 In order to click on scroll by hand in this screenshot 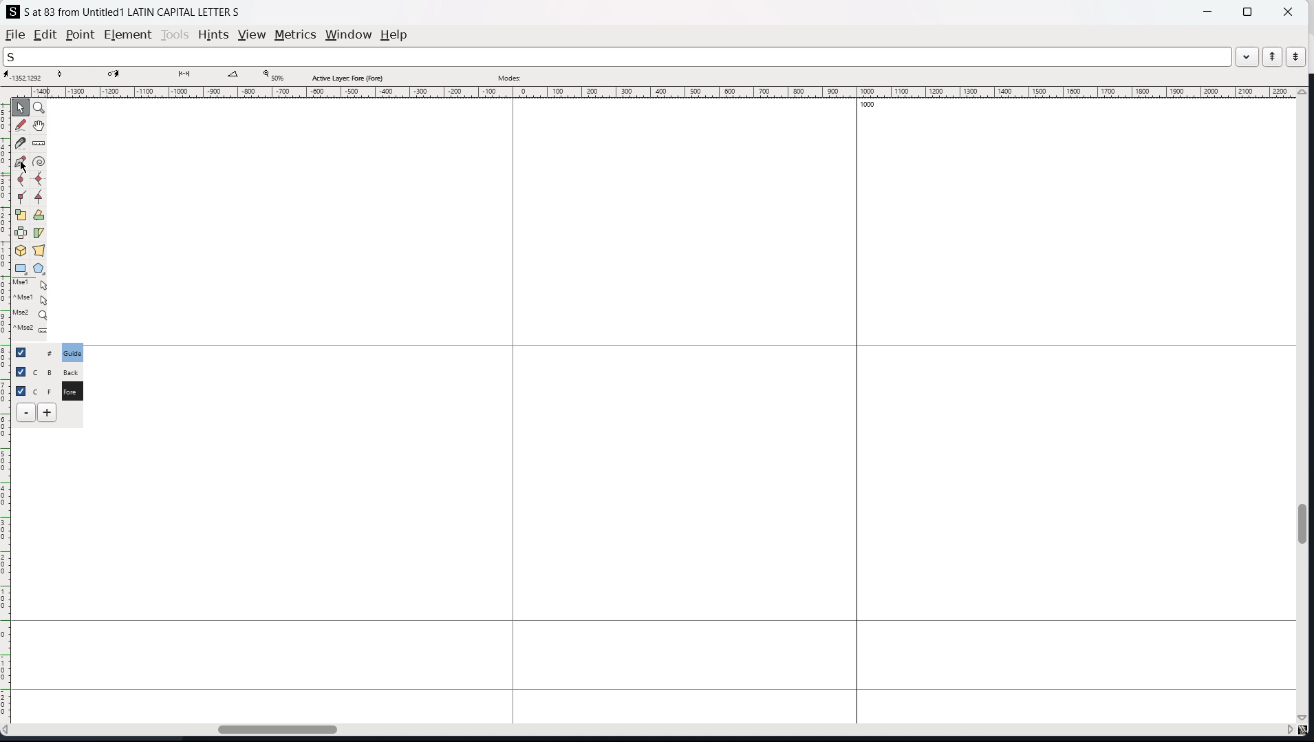, I will do `click(41, 126)`.